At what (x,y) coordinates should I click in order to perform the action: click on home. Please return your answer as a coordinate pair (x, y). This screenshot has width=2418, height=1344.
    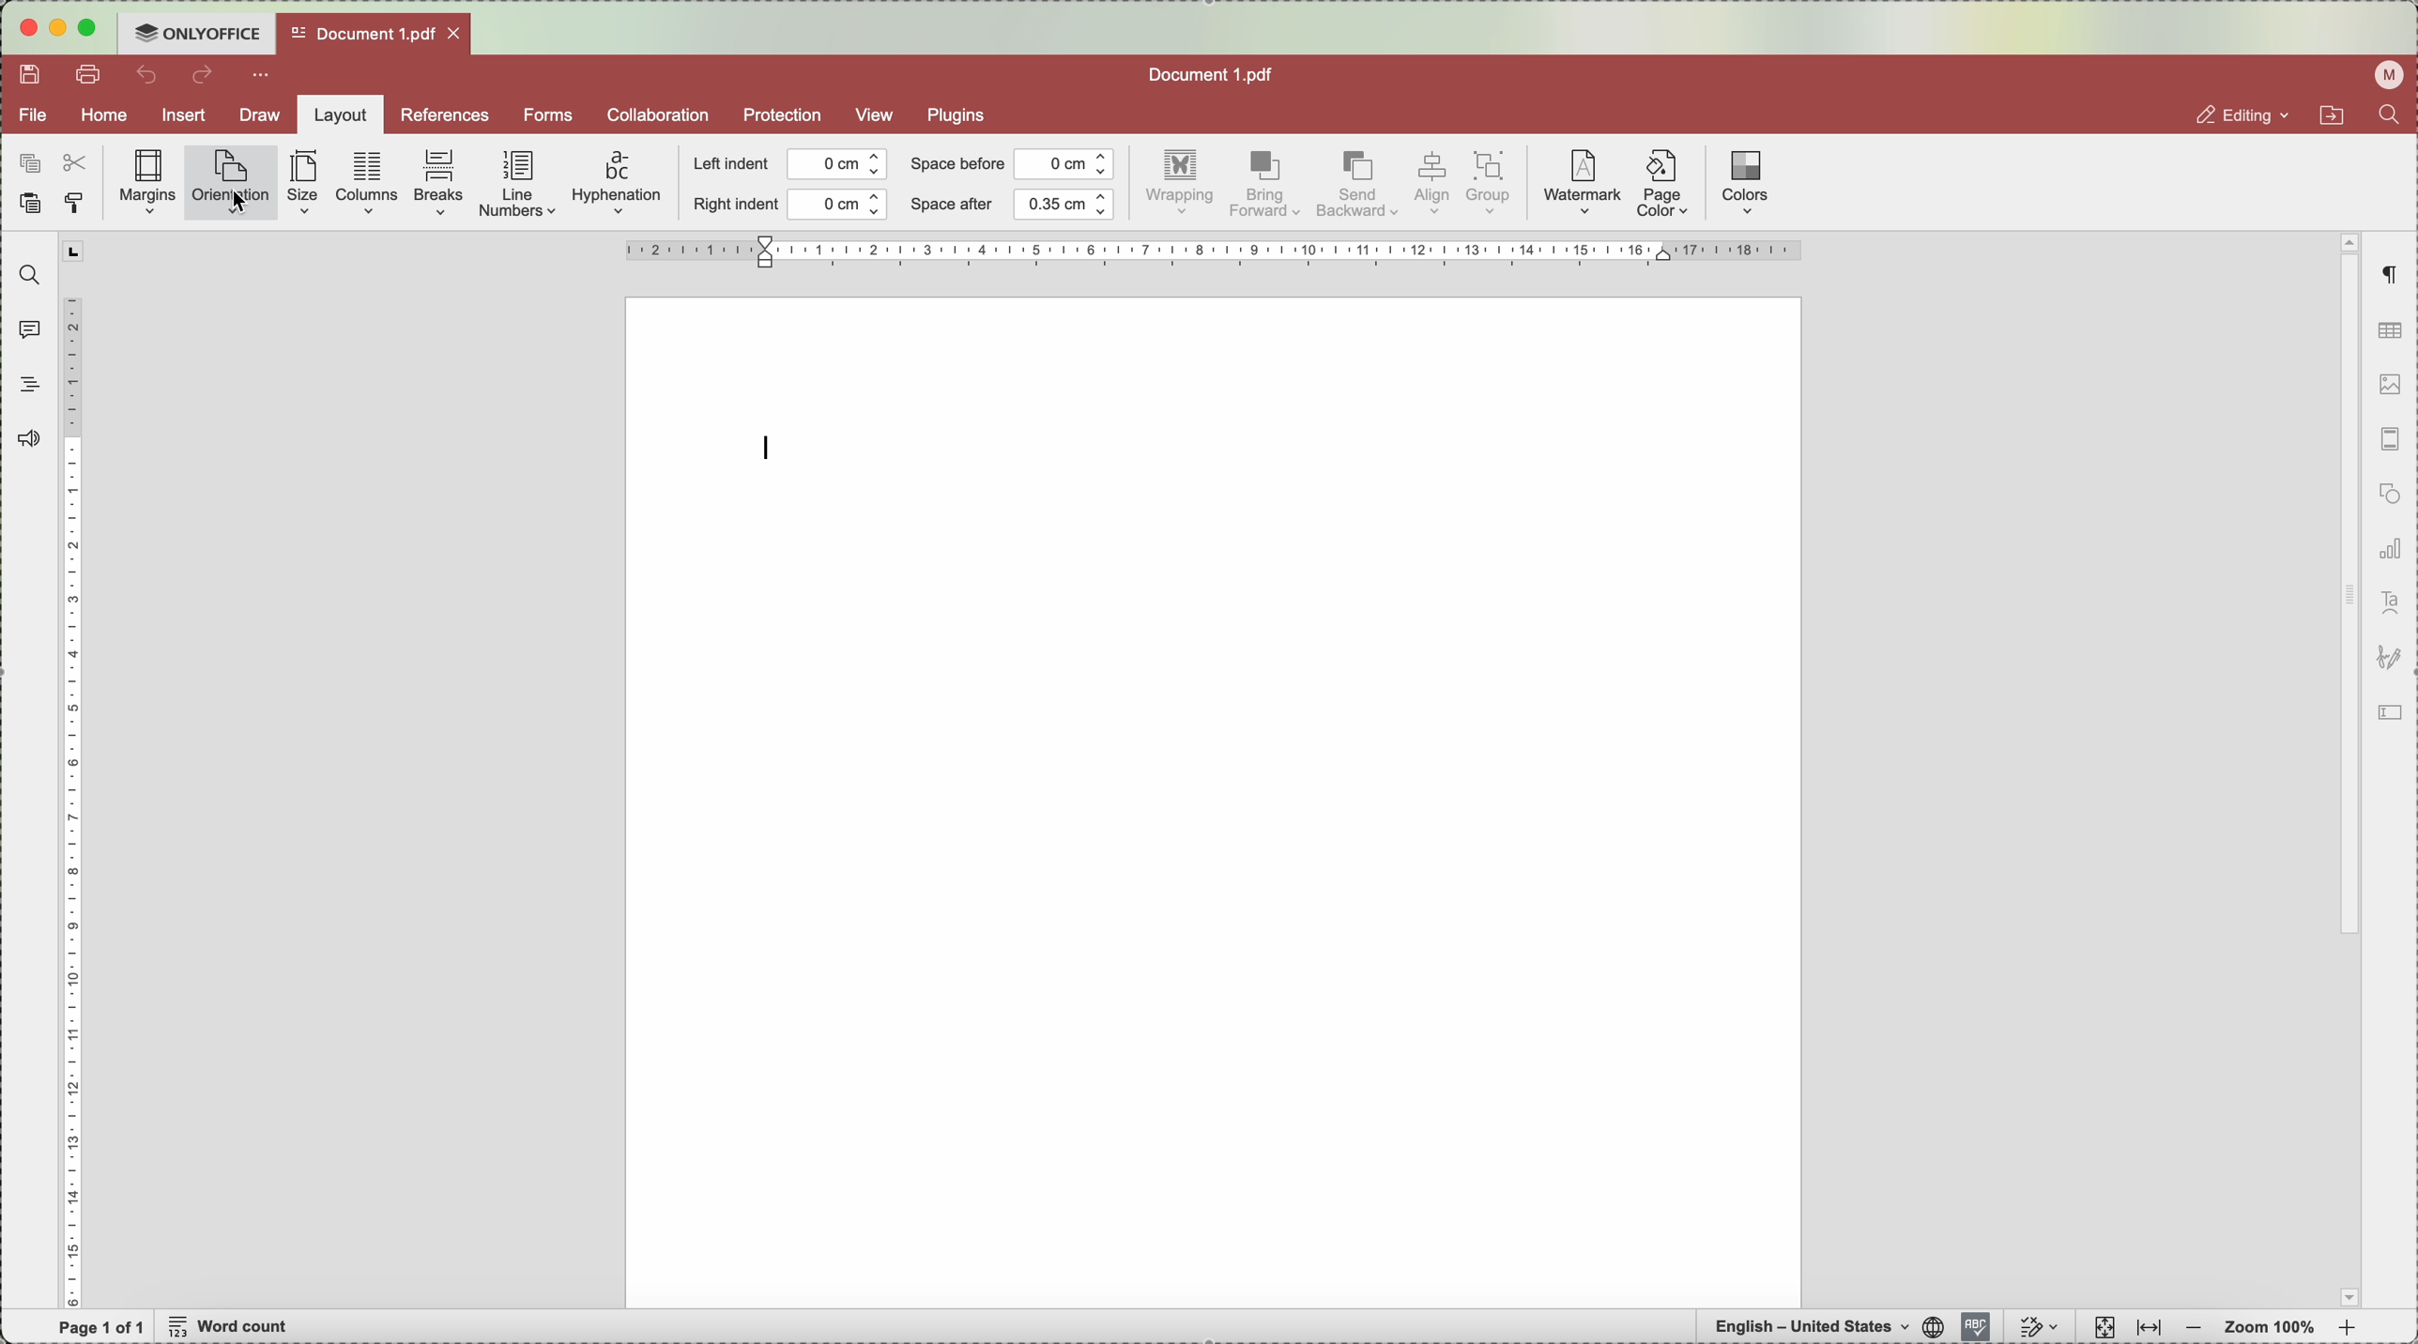
    Looking at the image, I should click on (105, 117).